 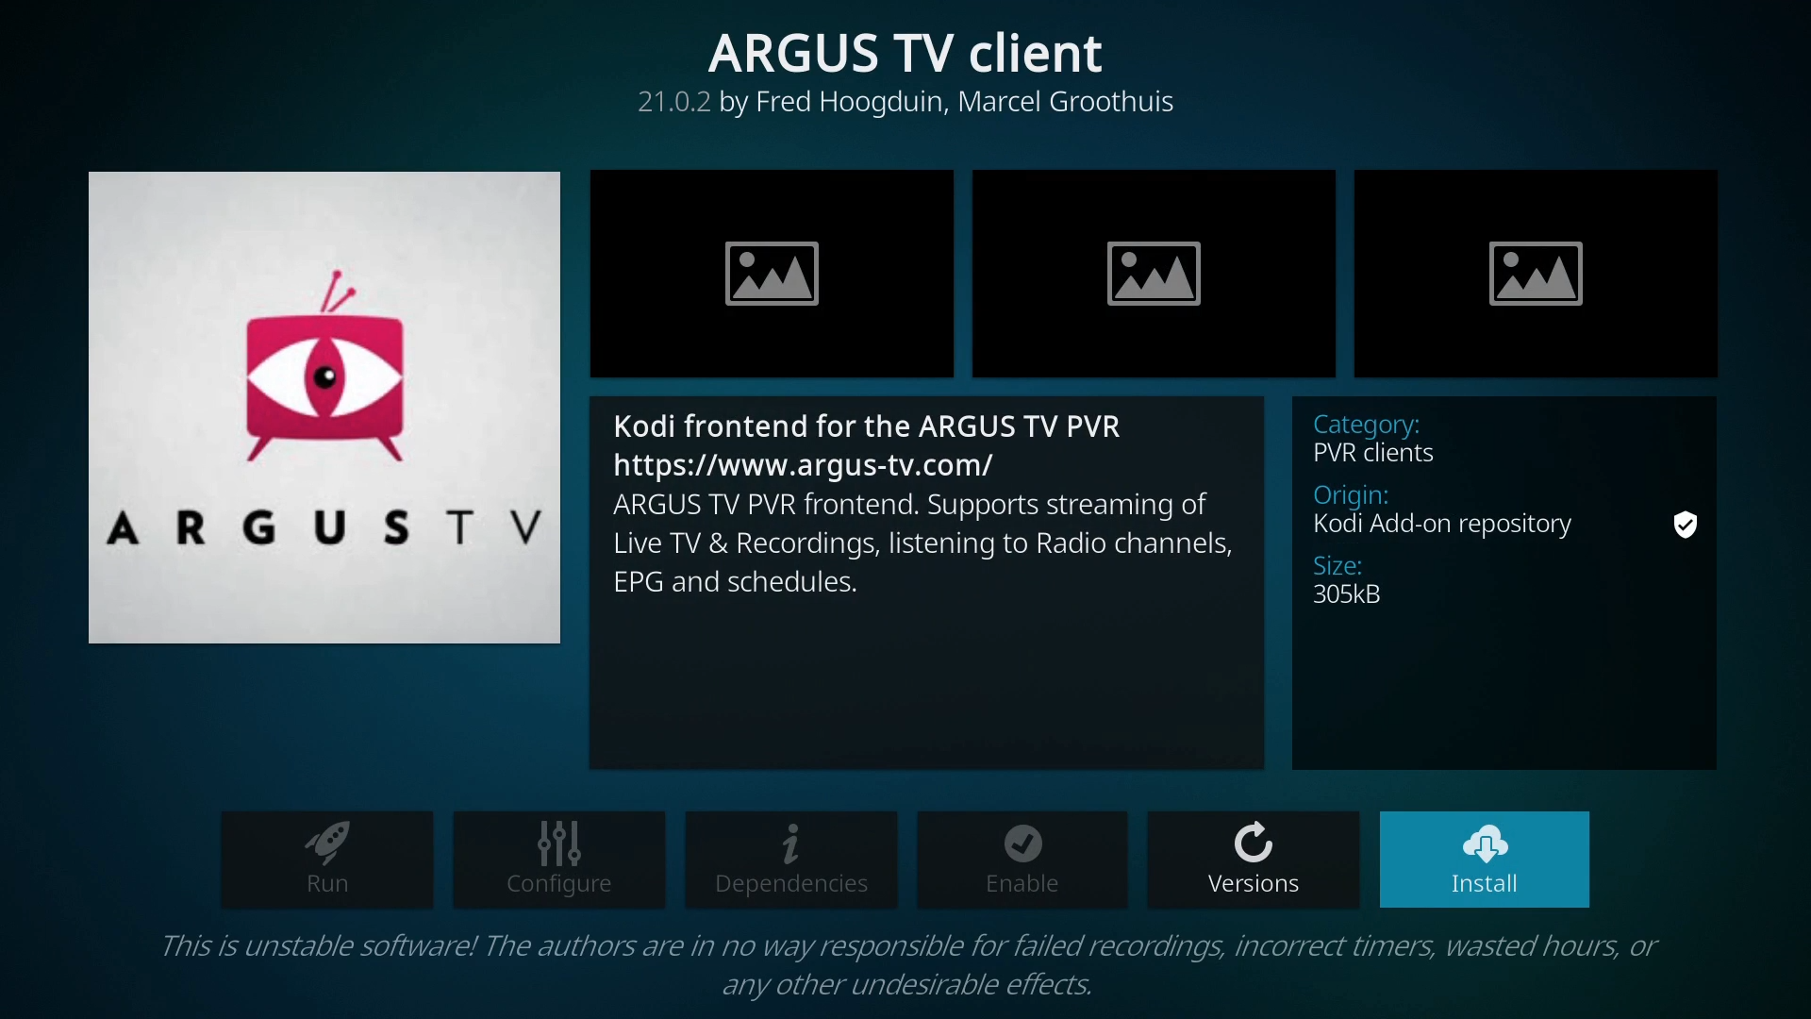 I want to click on insert image, so click(x=1541, y=273).